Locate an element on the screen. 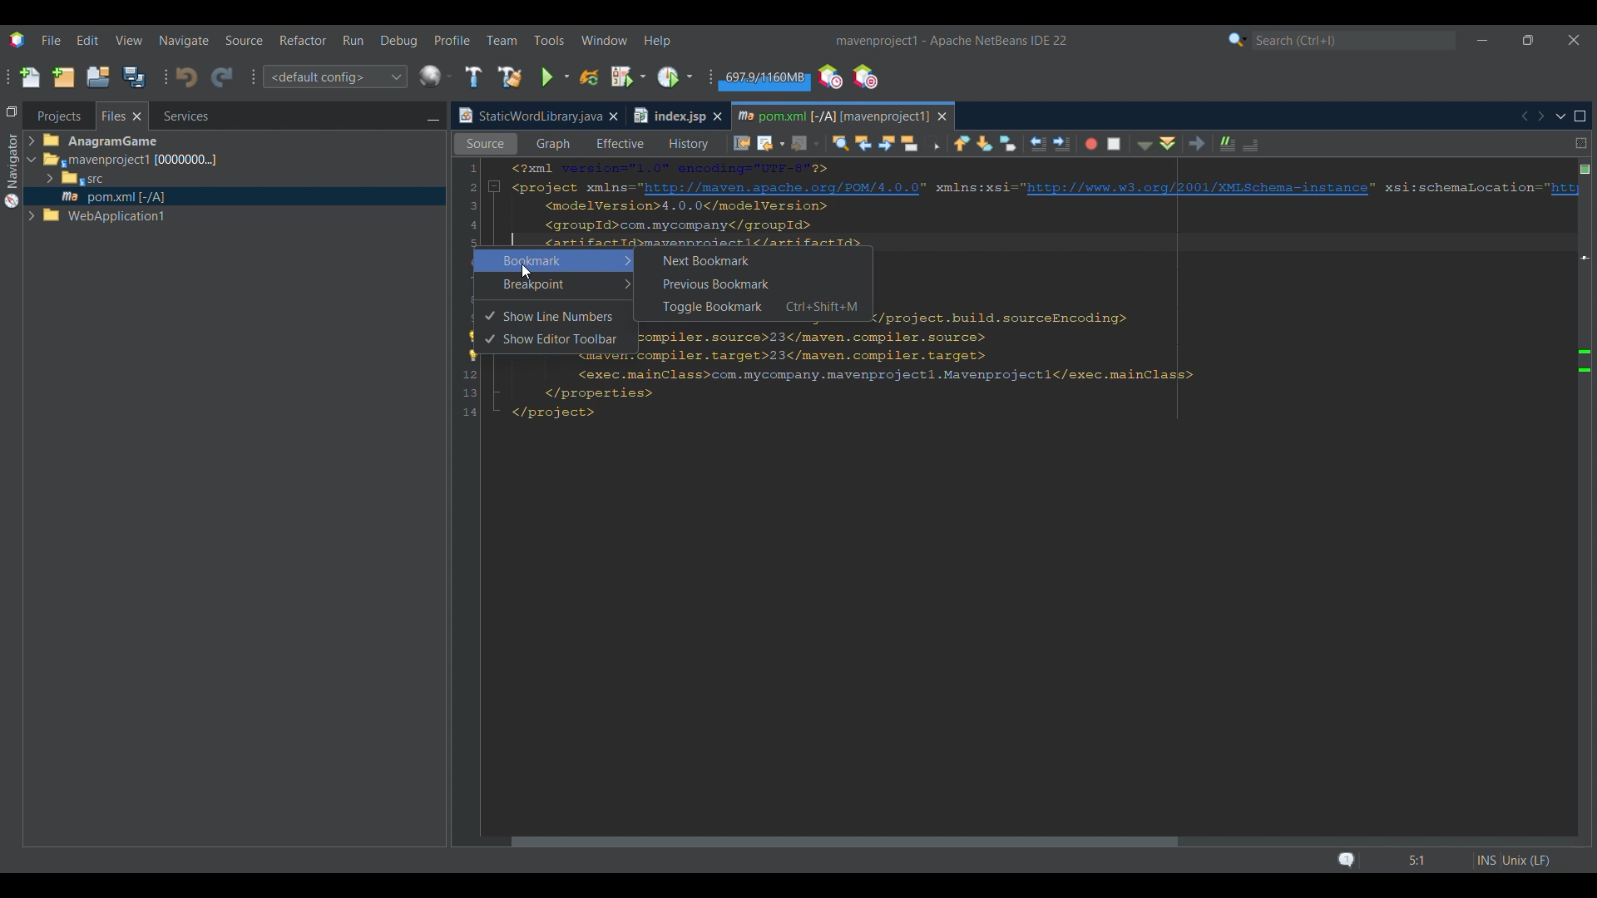 This screenshot has height=898, width=1597. Selected file highlighted is located at coordinates (235, 196).